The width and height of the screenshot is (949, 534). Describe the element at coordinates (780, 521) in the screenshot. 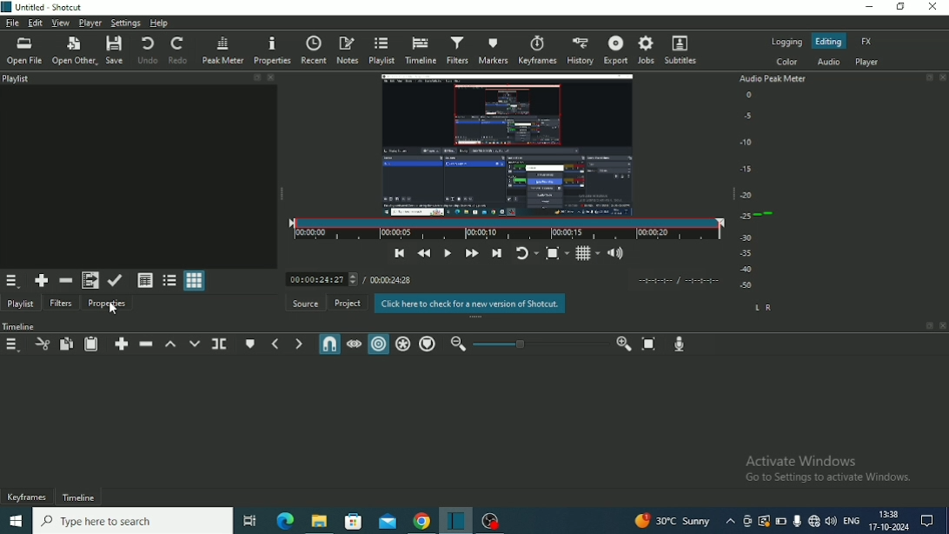

I see `Battery` at that location.